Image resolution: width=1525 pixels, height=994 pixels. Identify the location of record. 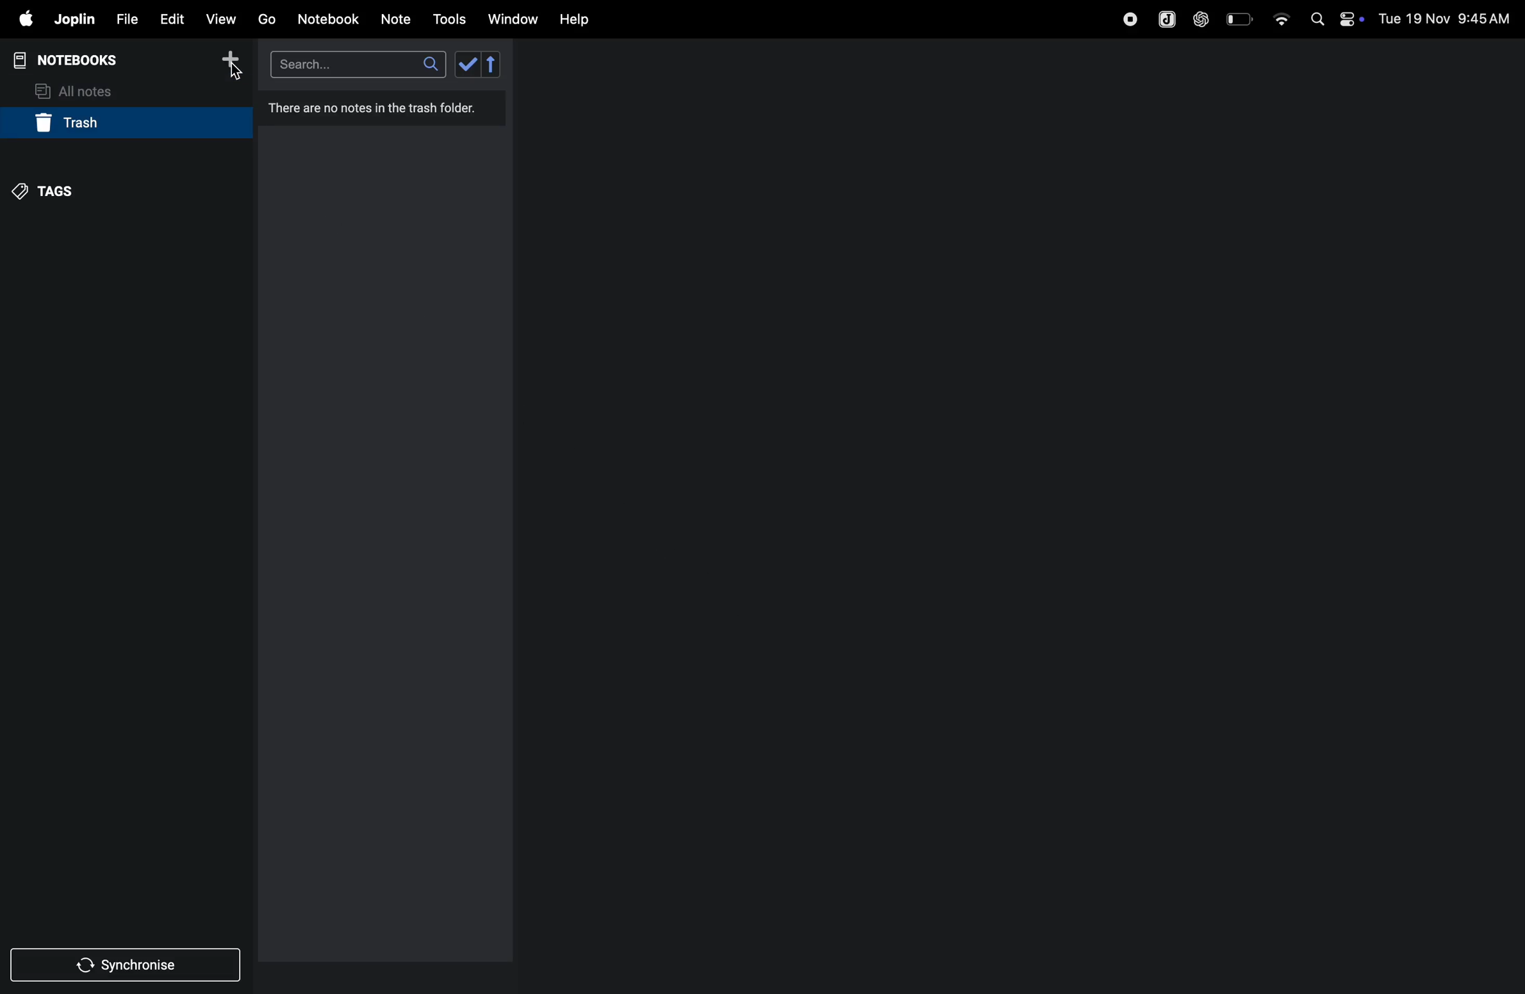
(1130, 17).